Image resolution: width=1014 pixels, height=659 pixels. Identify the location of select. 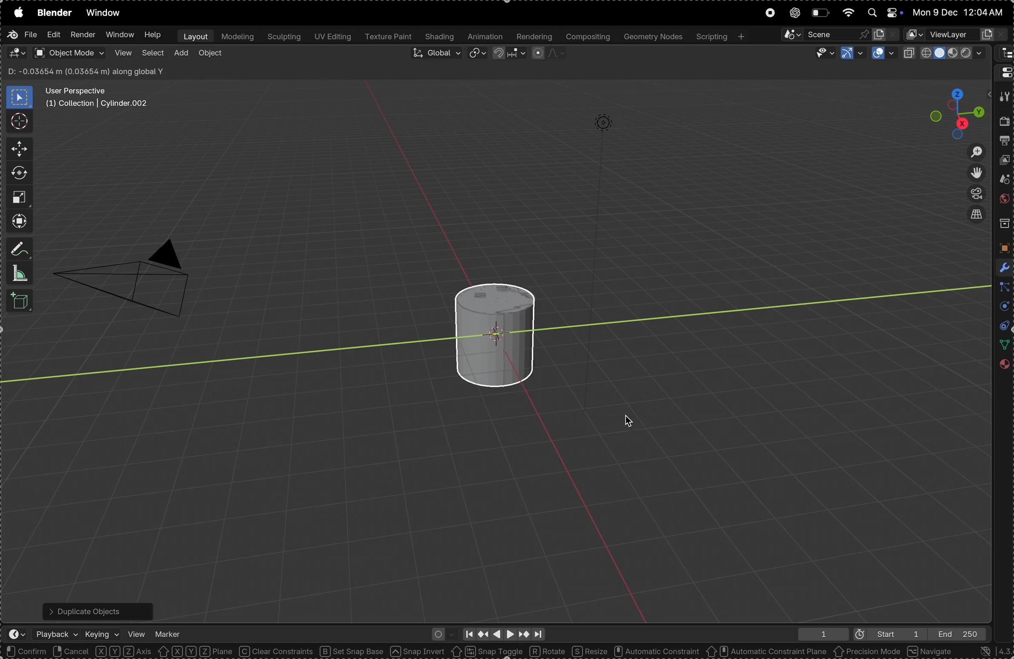
(153, 54).